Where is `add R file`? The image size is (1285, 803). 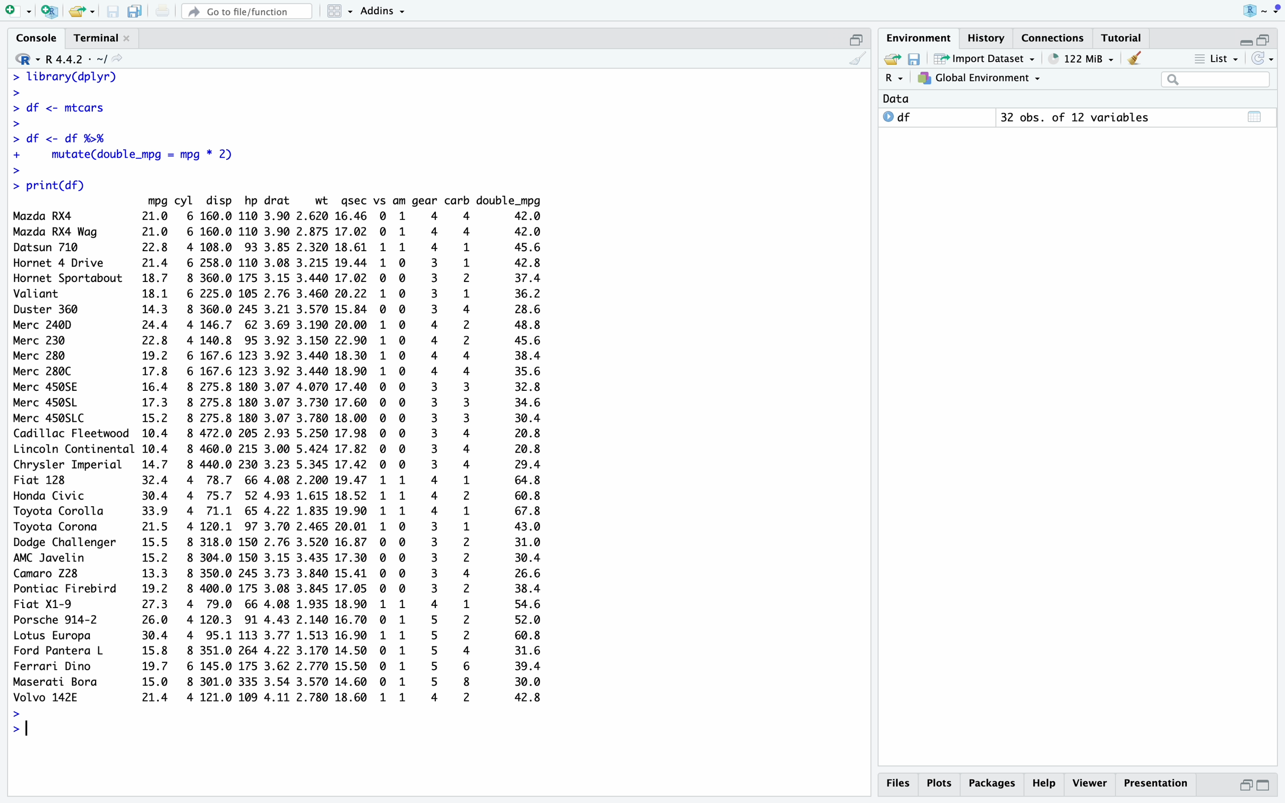 add R file is located at coordinates (51, 12).